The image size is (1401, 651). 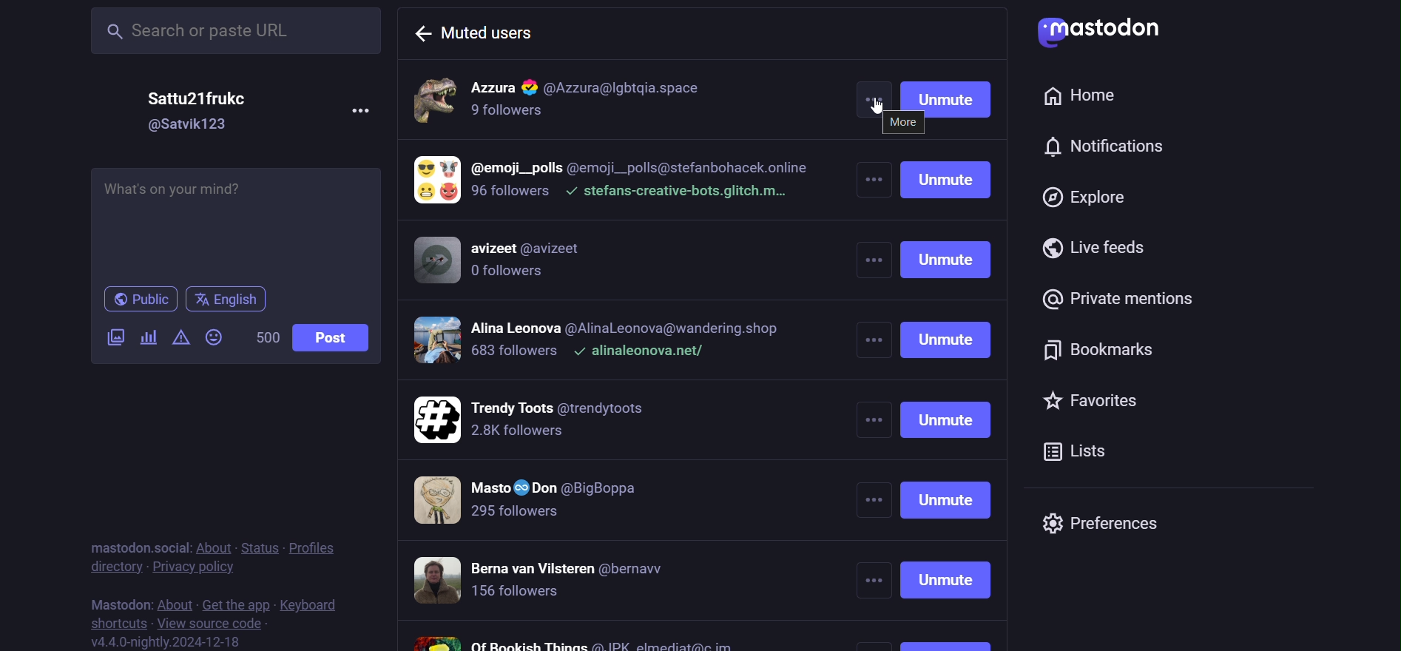 I want to click on more, so click(x=905, y=122).